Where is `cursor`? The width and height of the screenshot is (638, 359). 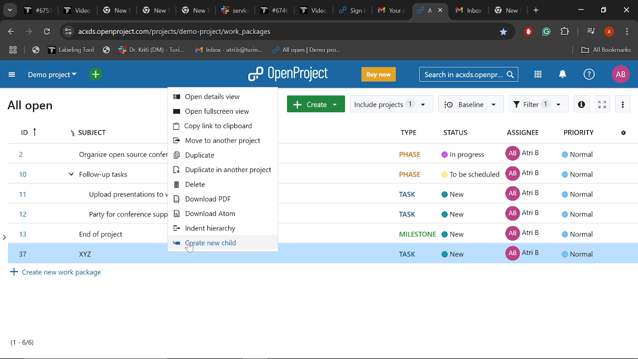 cursor is located at coordinates (190, 250).